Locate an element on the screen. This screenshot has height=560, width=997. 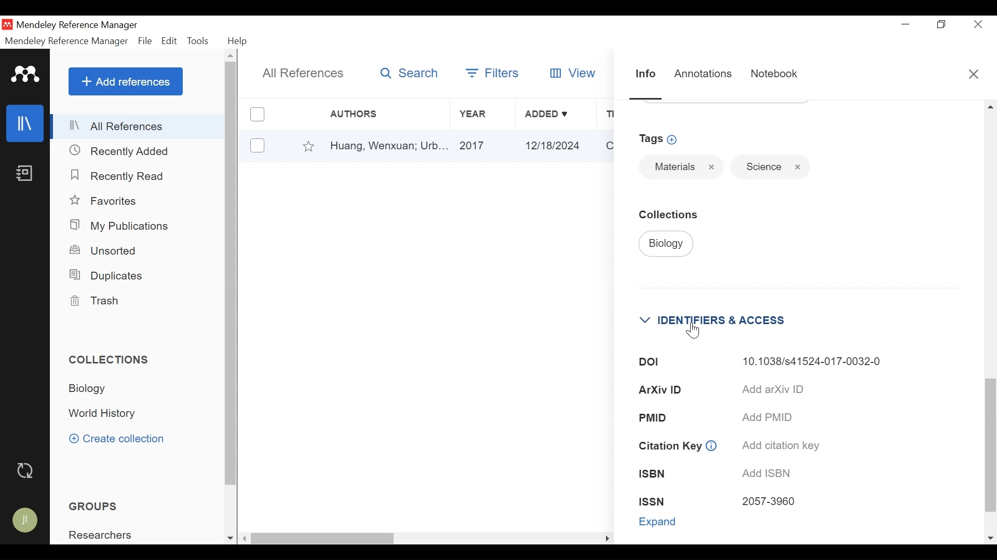
Favorites is located at coordinates (106, 201).